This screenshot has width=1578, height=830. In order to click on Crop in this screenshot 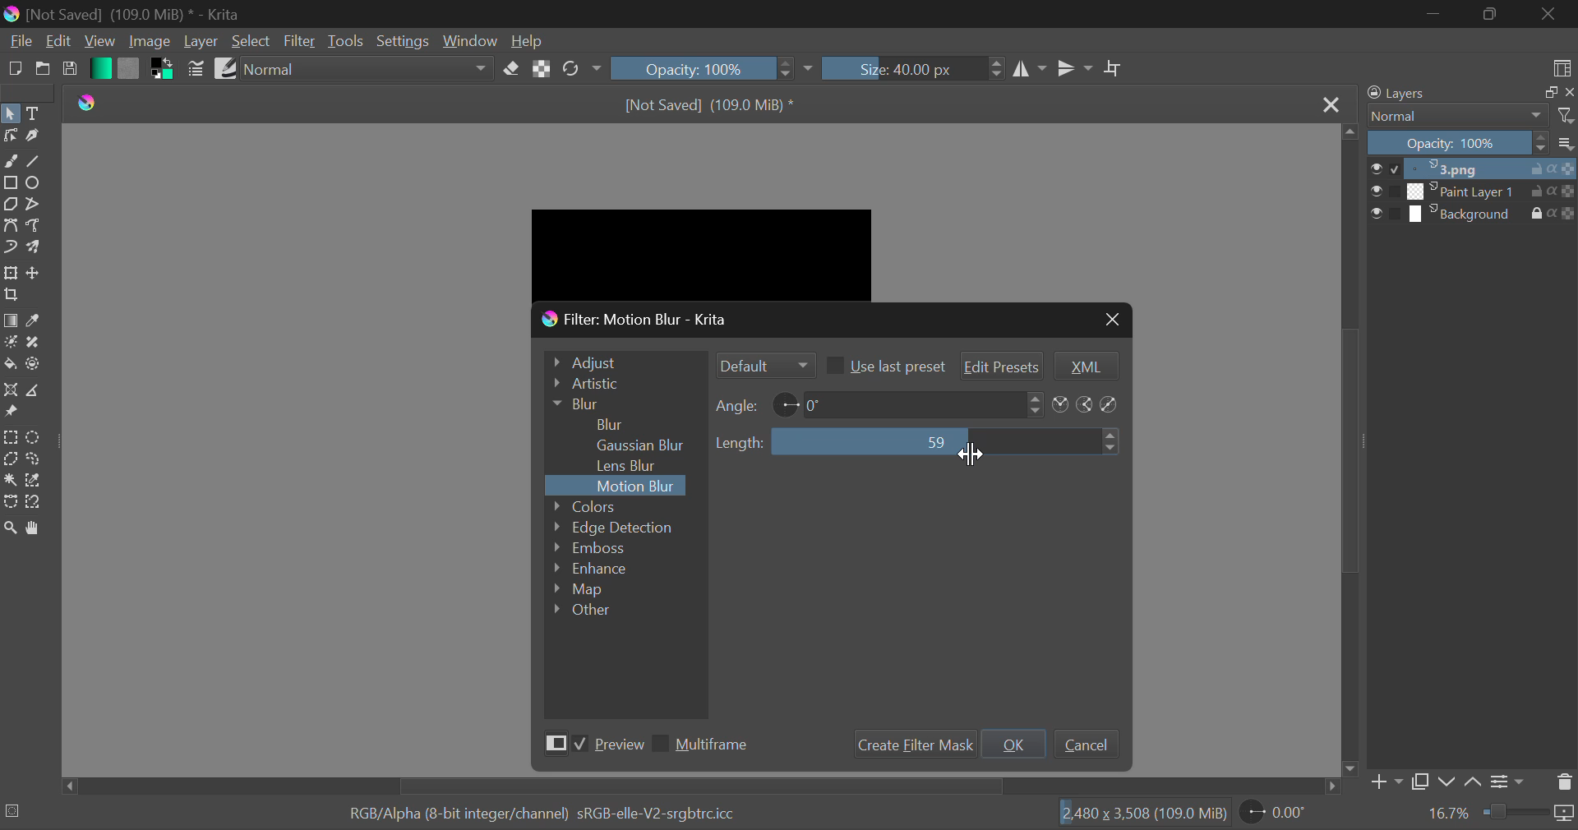, I will do `click(1114, 69)`.